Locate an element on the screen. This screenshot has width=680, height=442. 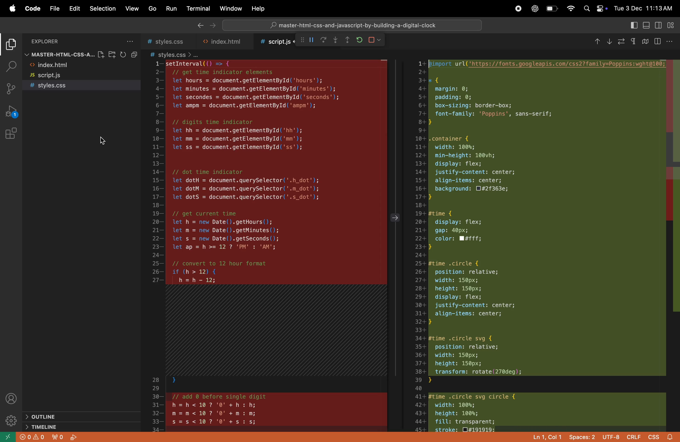
html file is located at coordinates (63, 66).